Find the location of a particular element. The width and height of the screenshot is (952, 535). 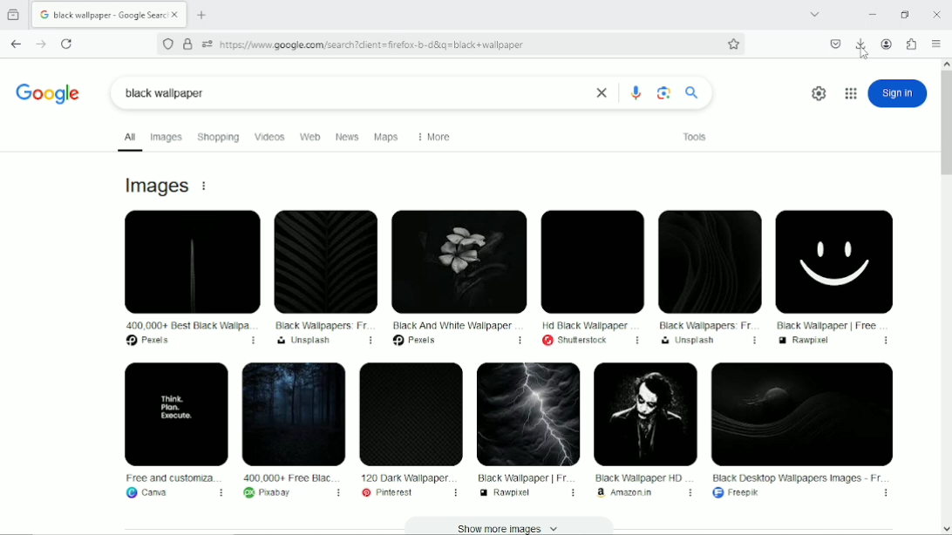

Images is located at coordinates (166, 137).